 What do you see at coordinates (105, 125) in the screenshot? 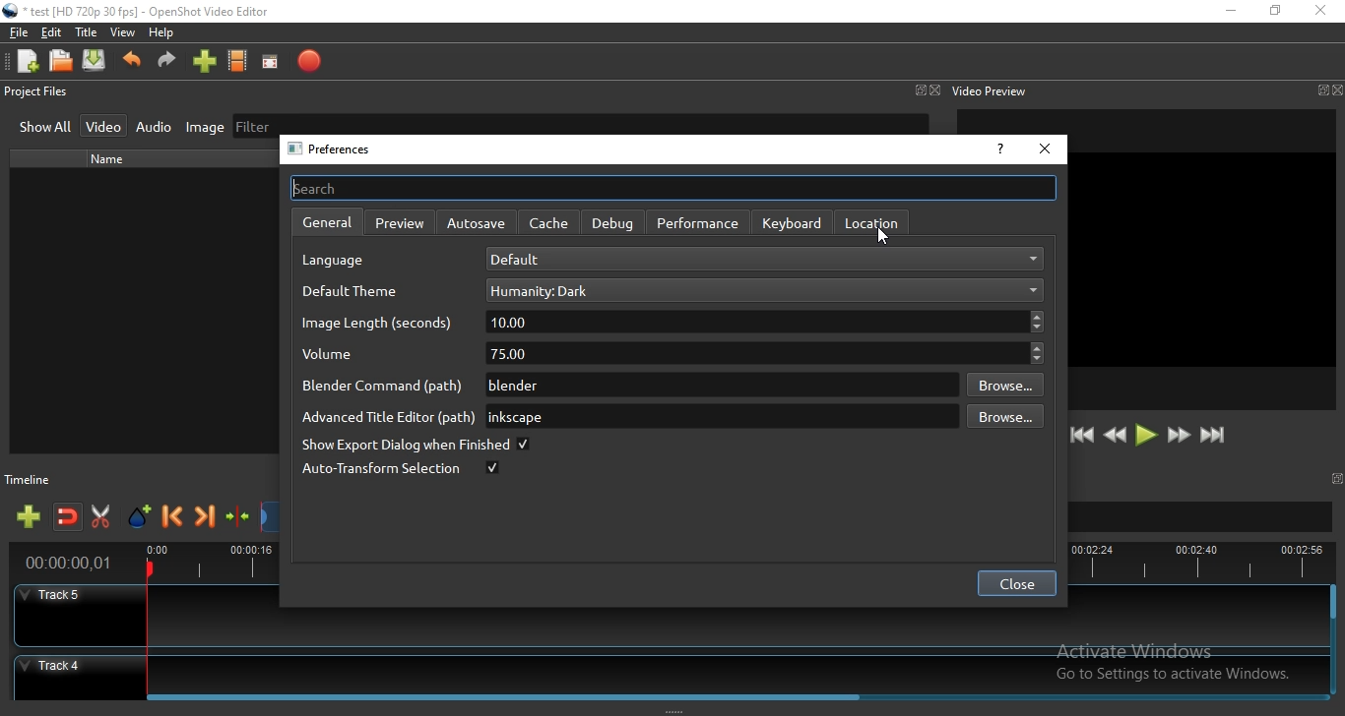
I see `Video` at bounding box center [105, 125].